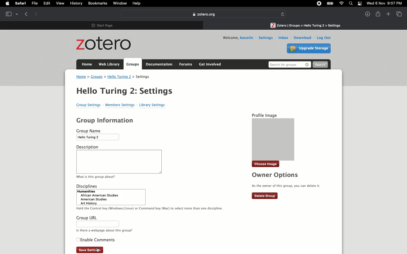  I want to click on View, so click(61, 4).